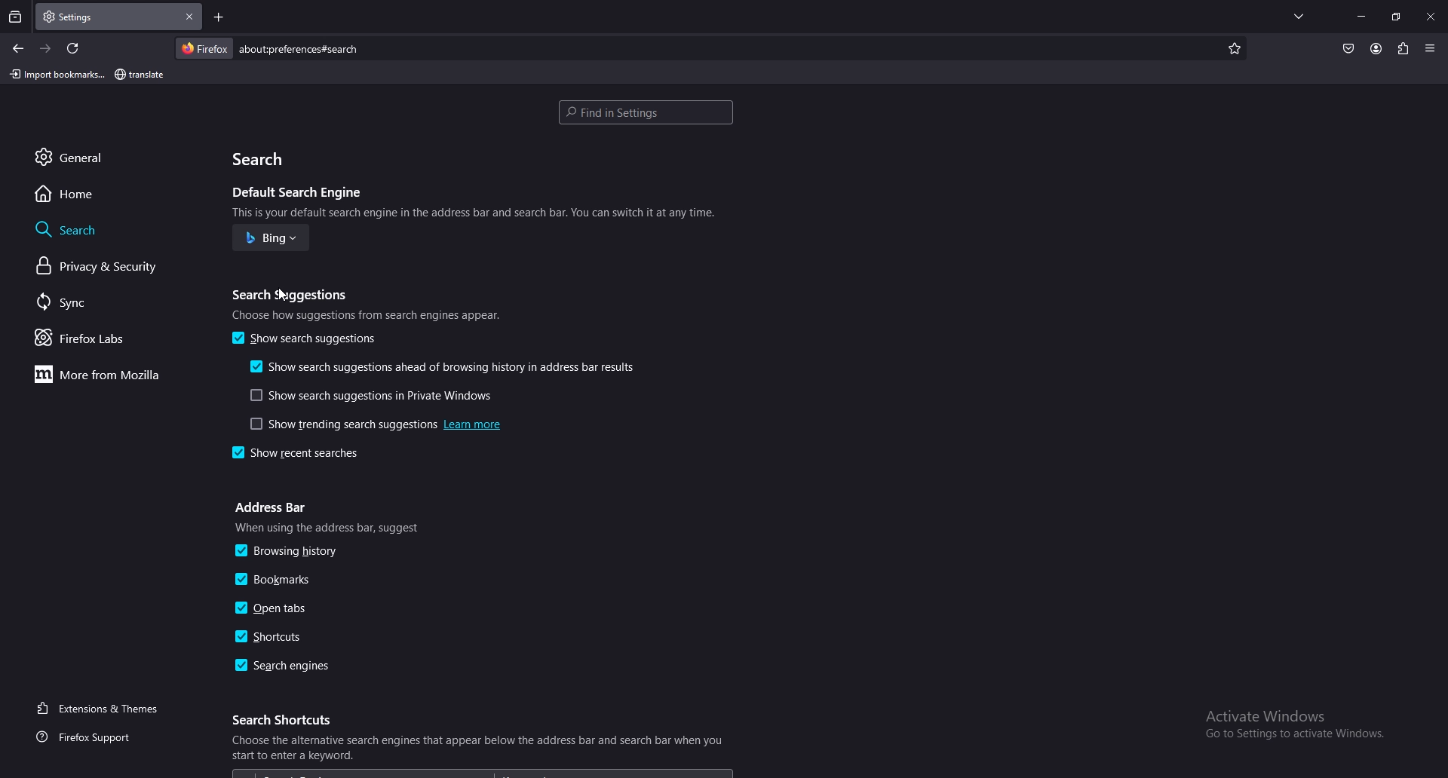  What do you see at coordinates (20, 49) in the screenshot?
I see `back` at bounding box center [20, 49].